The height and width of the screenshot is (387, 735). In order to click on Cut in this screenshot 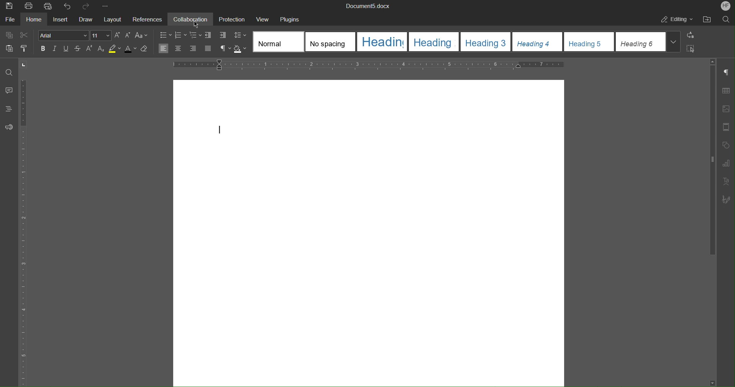, I will do `click(25, 35)`.